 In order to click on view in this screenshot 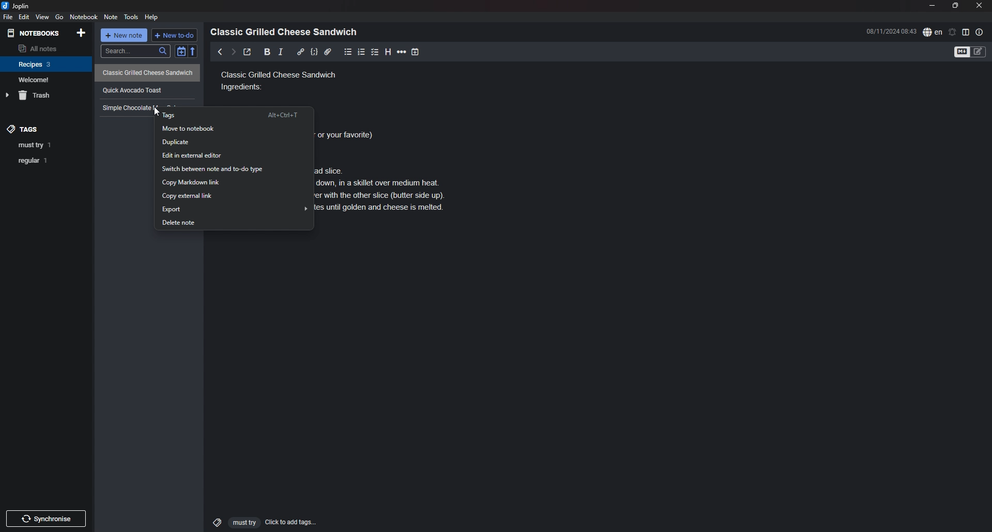, I will do `click(42, 17)`.